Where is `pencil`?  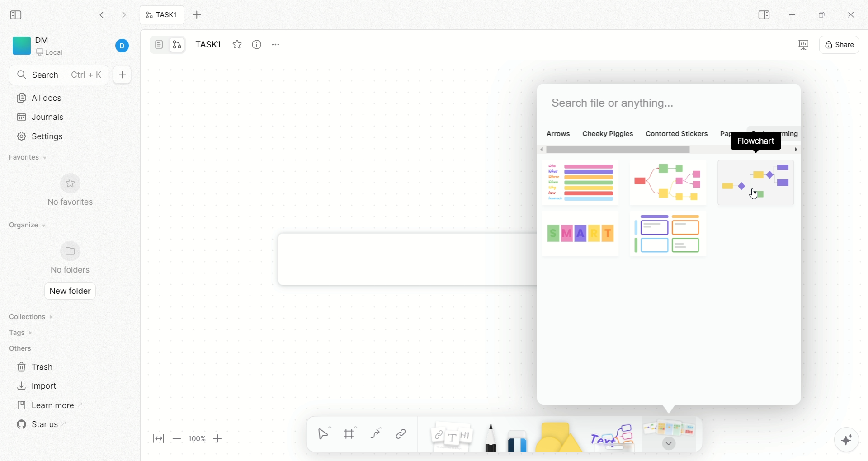 pencil is located at coordinates (488, 435).